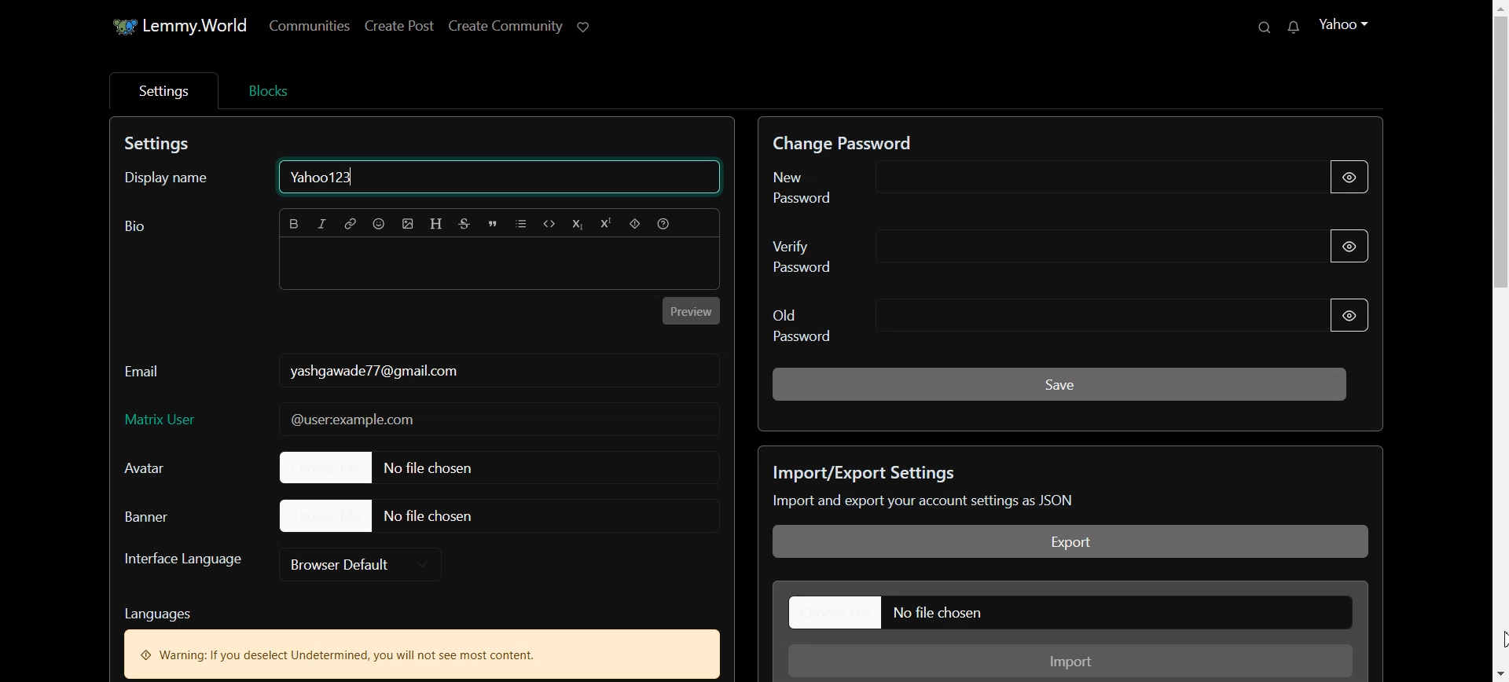 This screenshot has height=682, width=1509. Describe the element at coordinates (409, 224) in the screenshot. I see `Upload picture` at that location.